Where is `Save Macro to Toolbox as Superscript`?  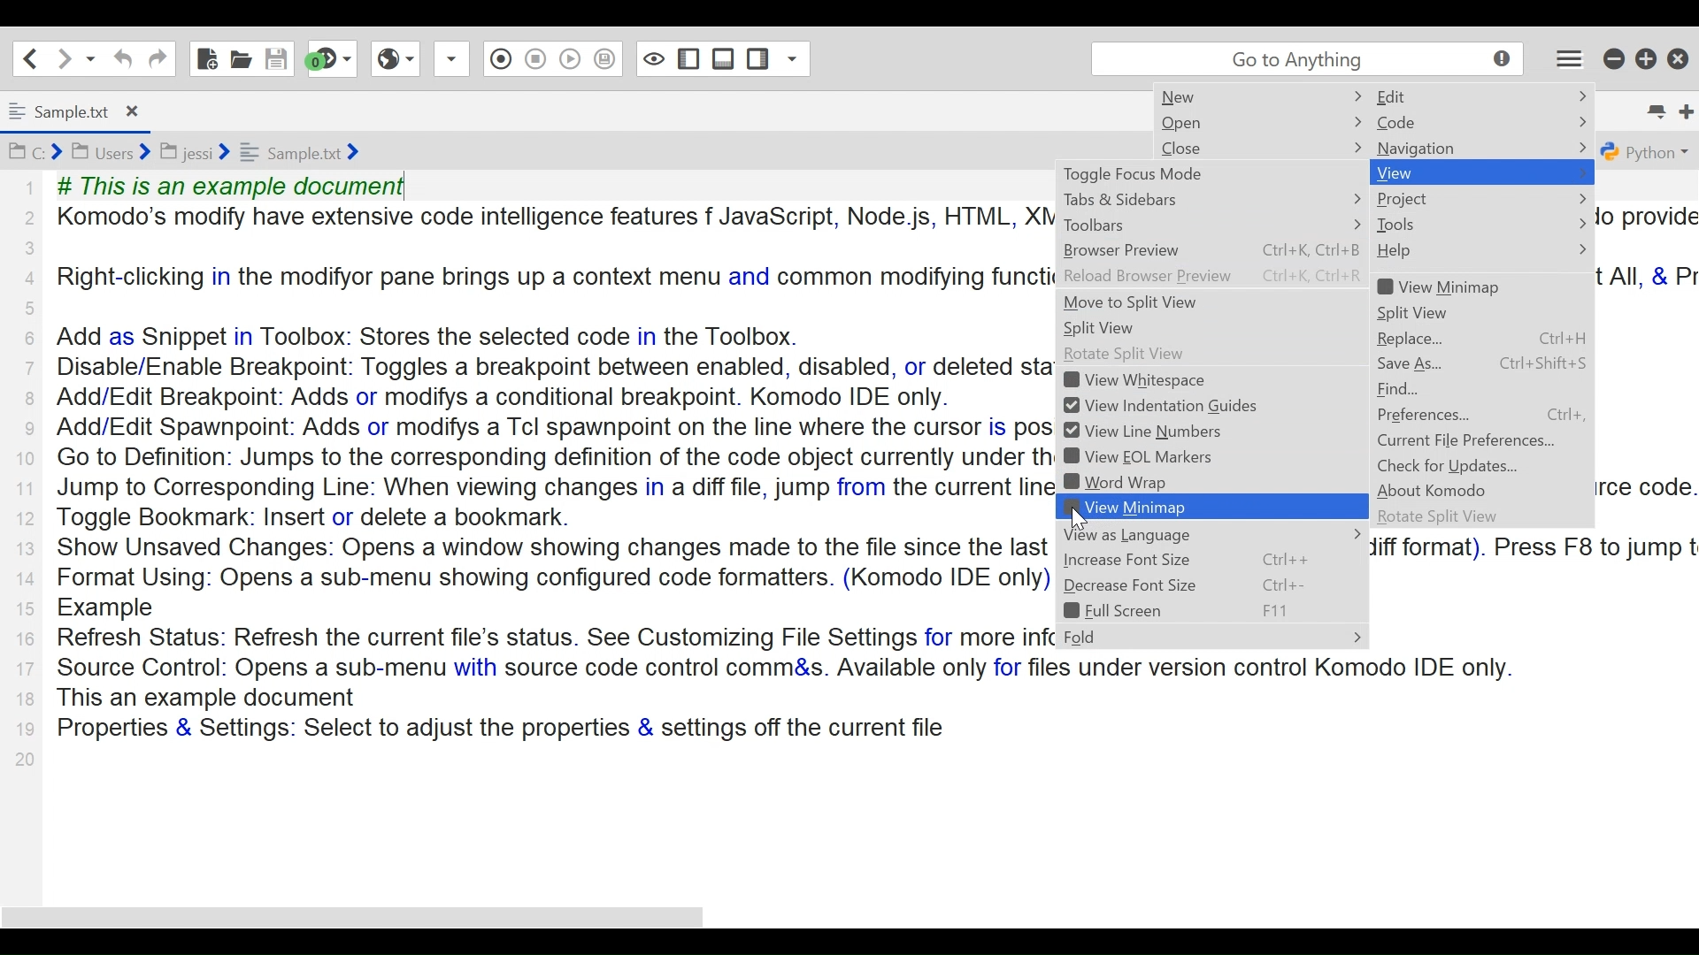 Save Macro to Toolbox as Superscript is located at coordinates (571, 57).